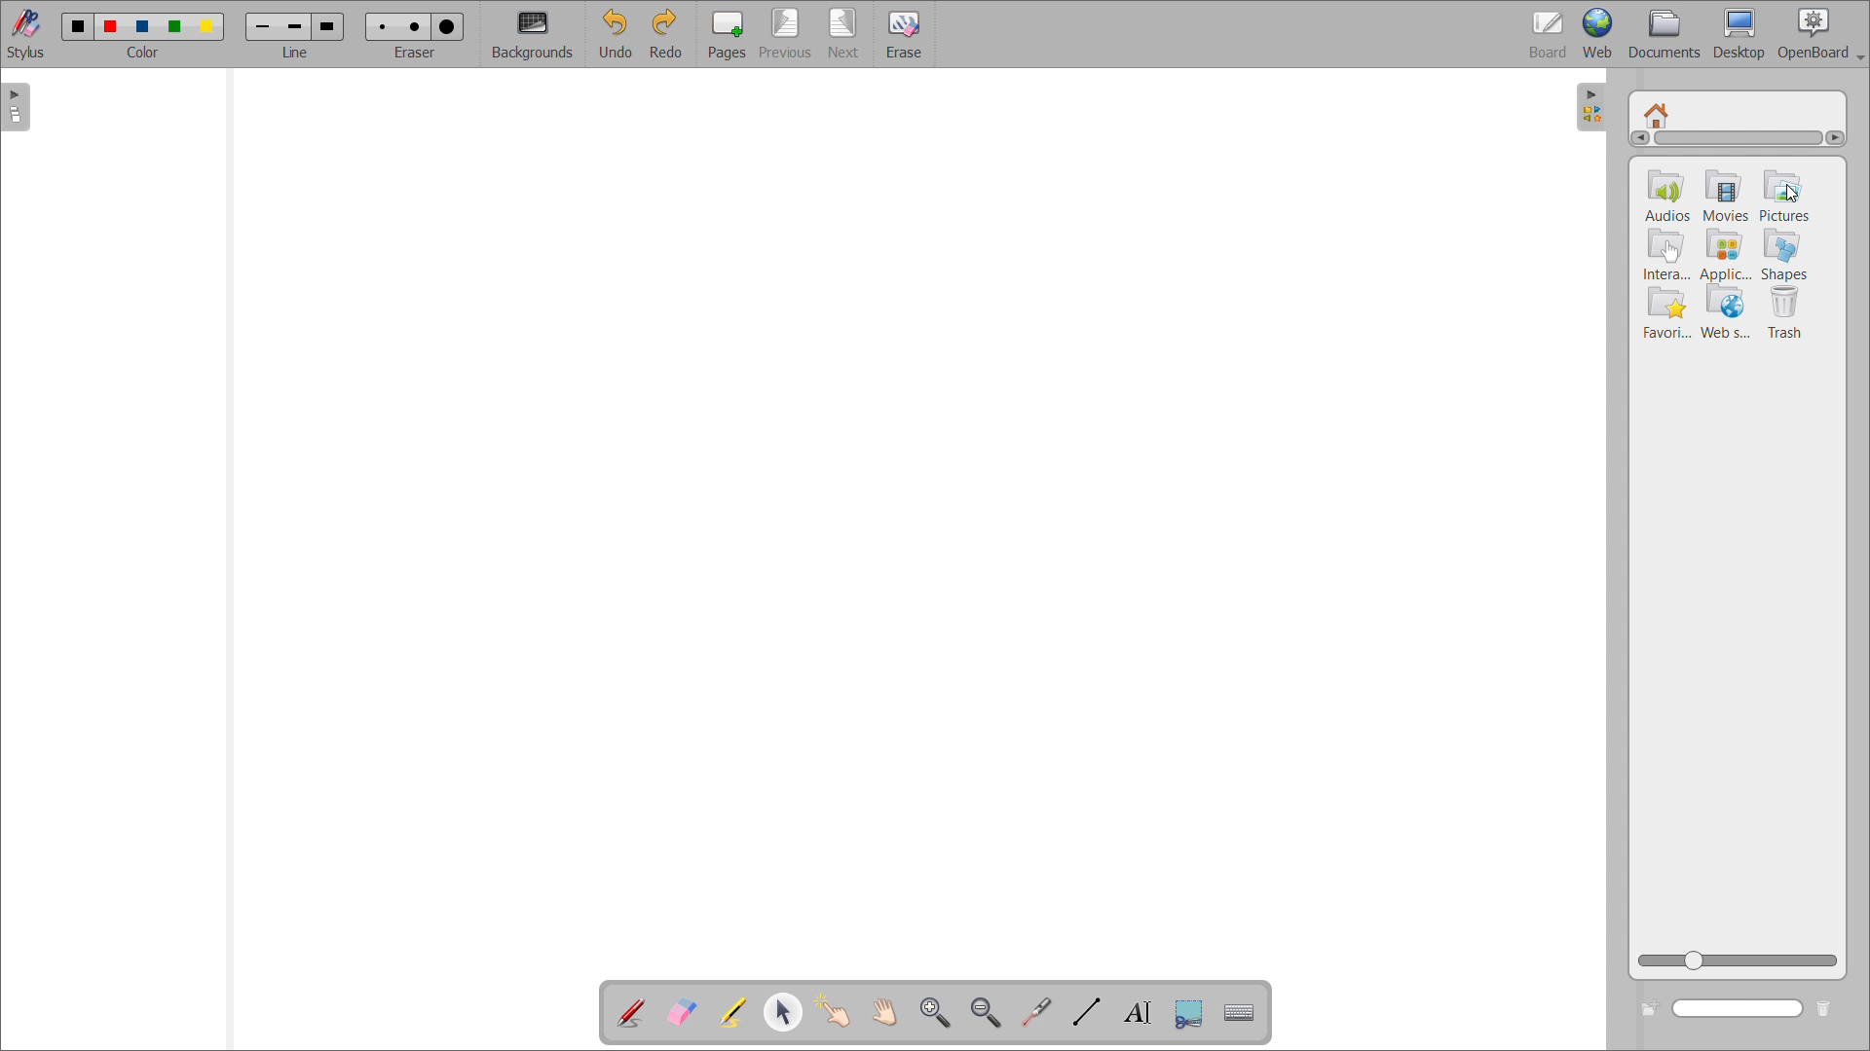 The height and width of the screenshot is (1051, 1870). I want to click on erase annotation, so click(682, 1012).